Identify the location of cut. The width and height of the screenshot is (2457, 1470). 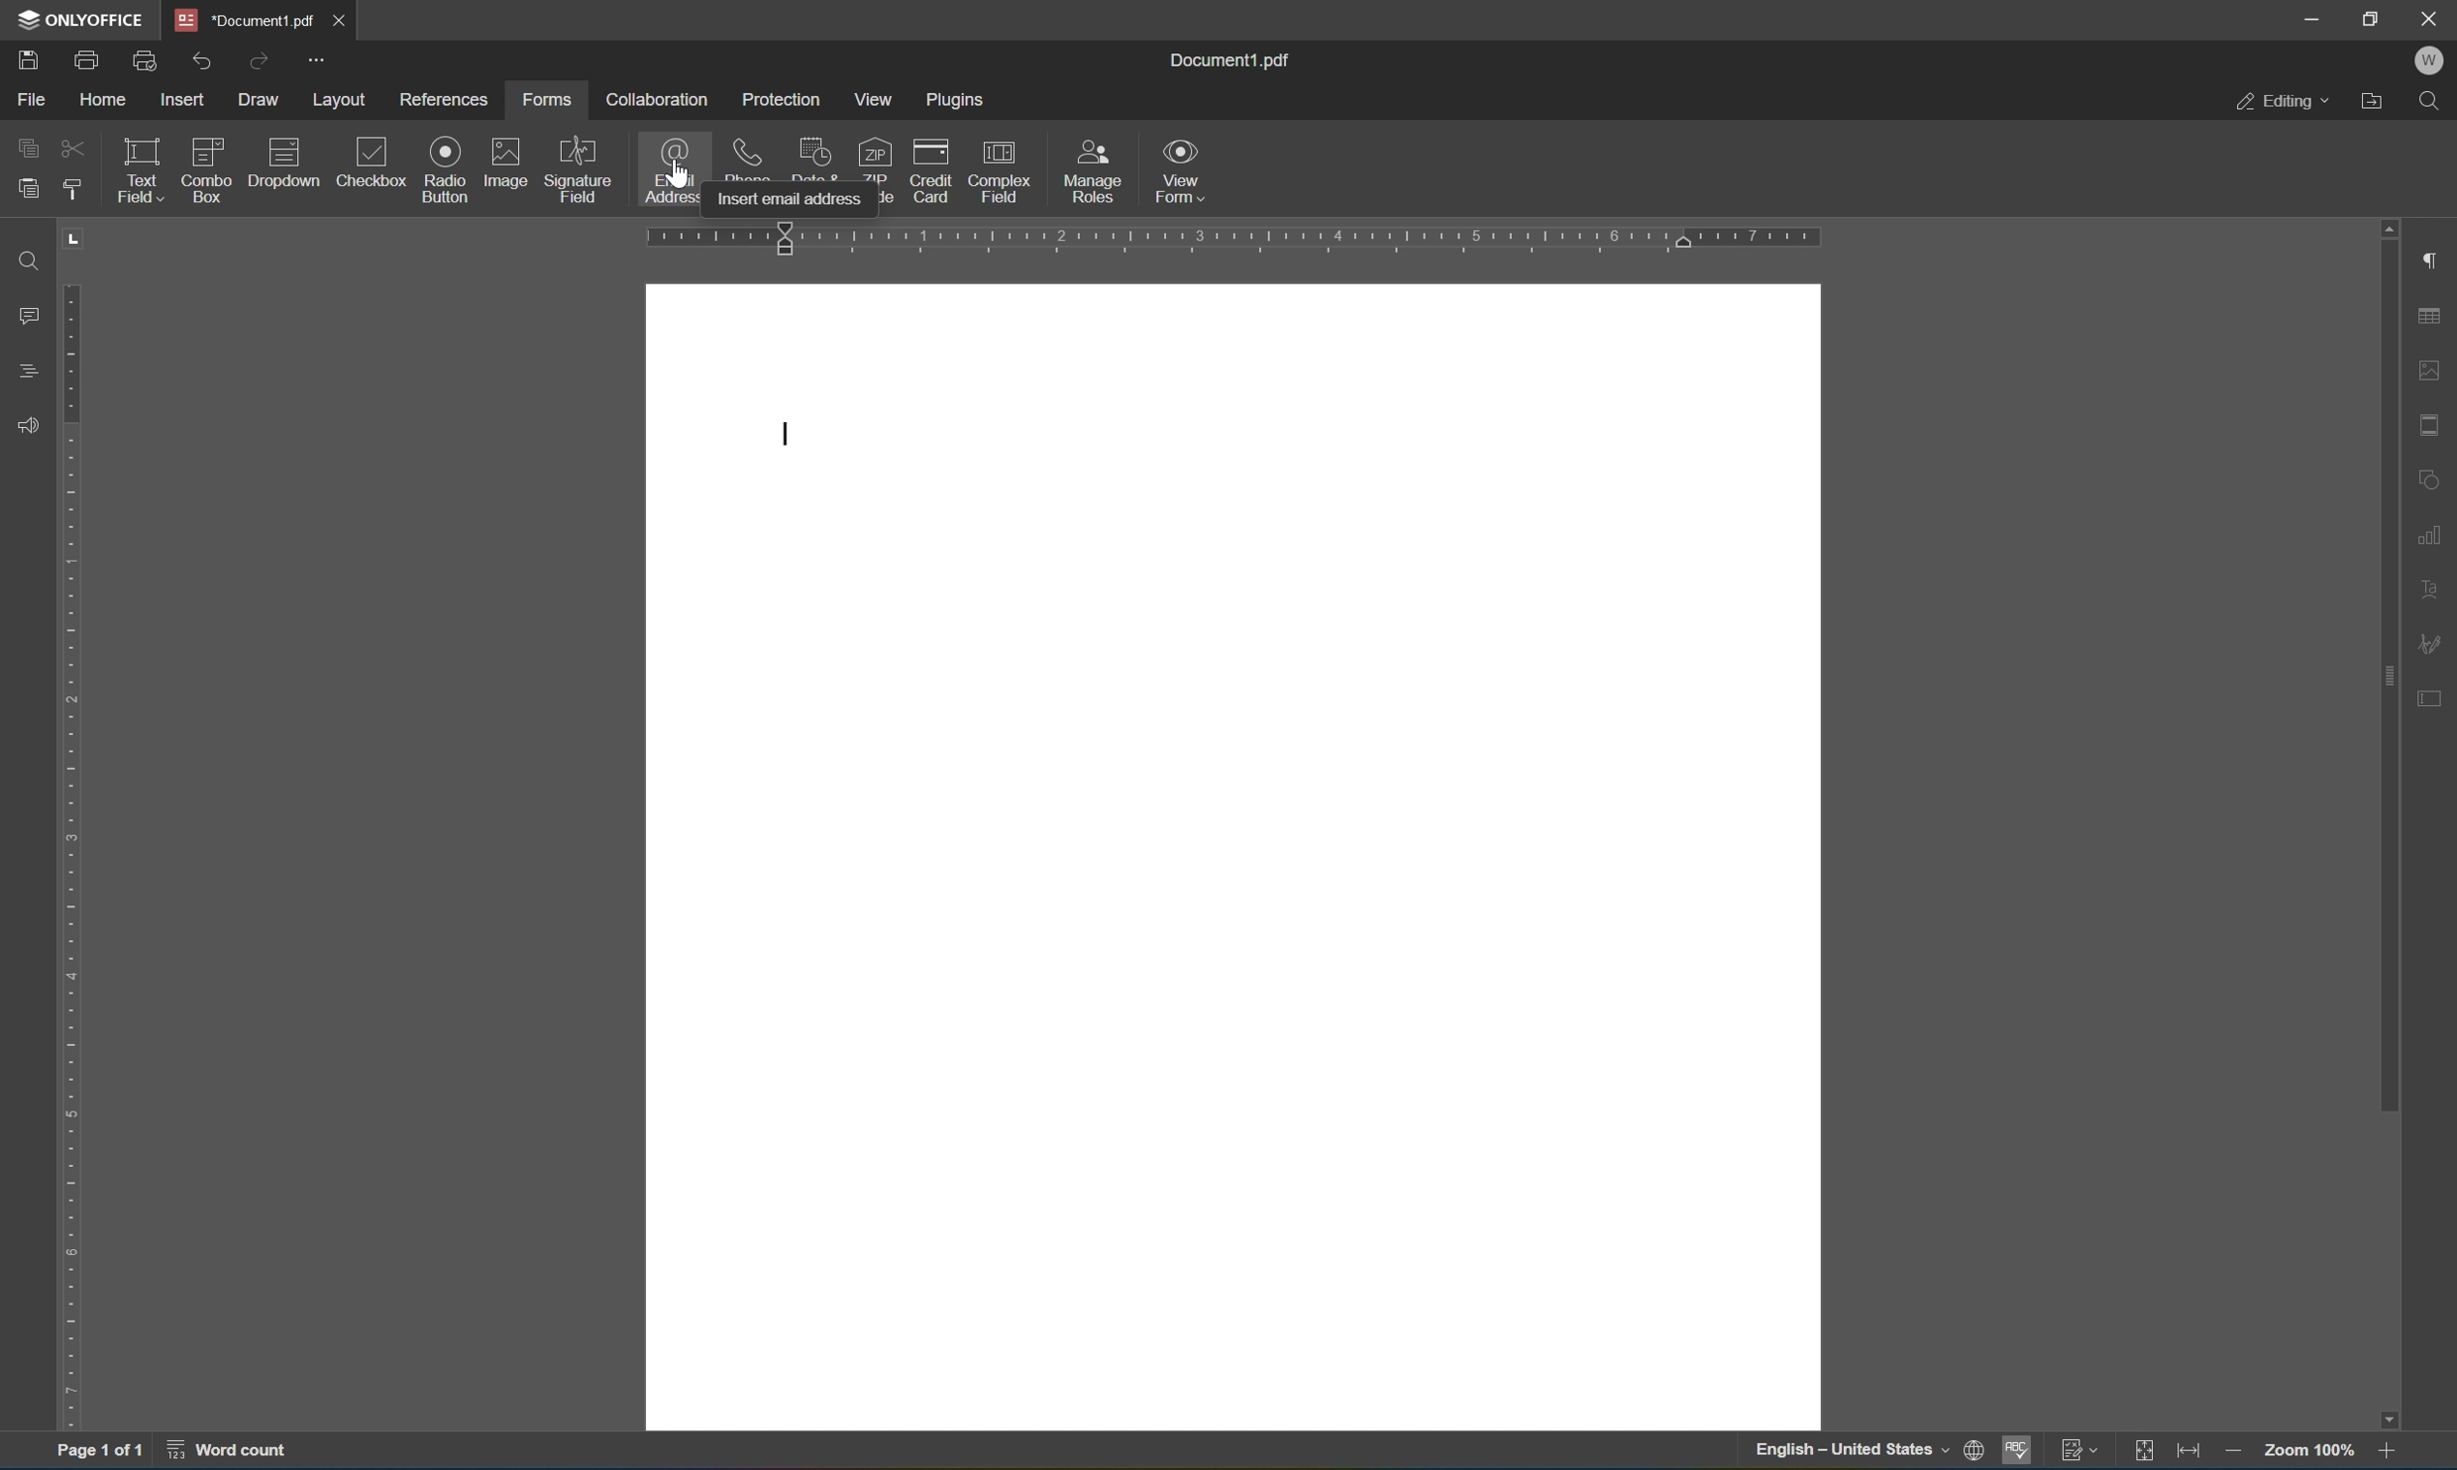
(70, 146).